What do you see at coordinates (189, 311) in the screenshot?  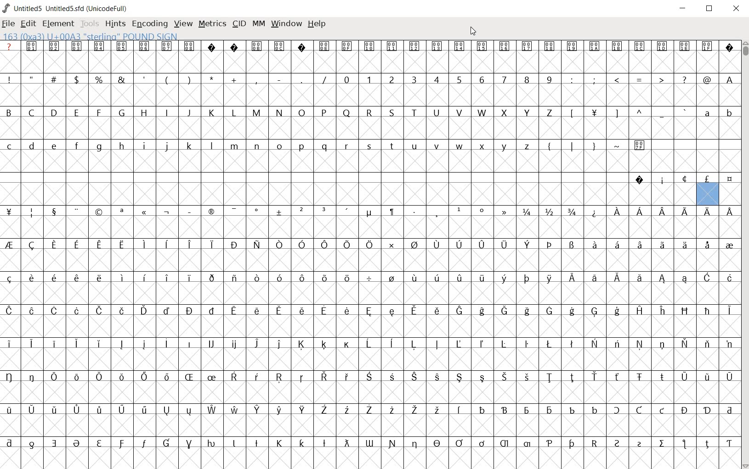 I see `Symbol` at bounding box center [189, 311].